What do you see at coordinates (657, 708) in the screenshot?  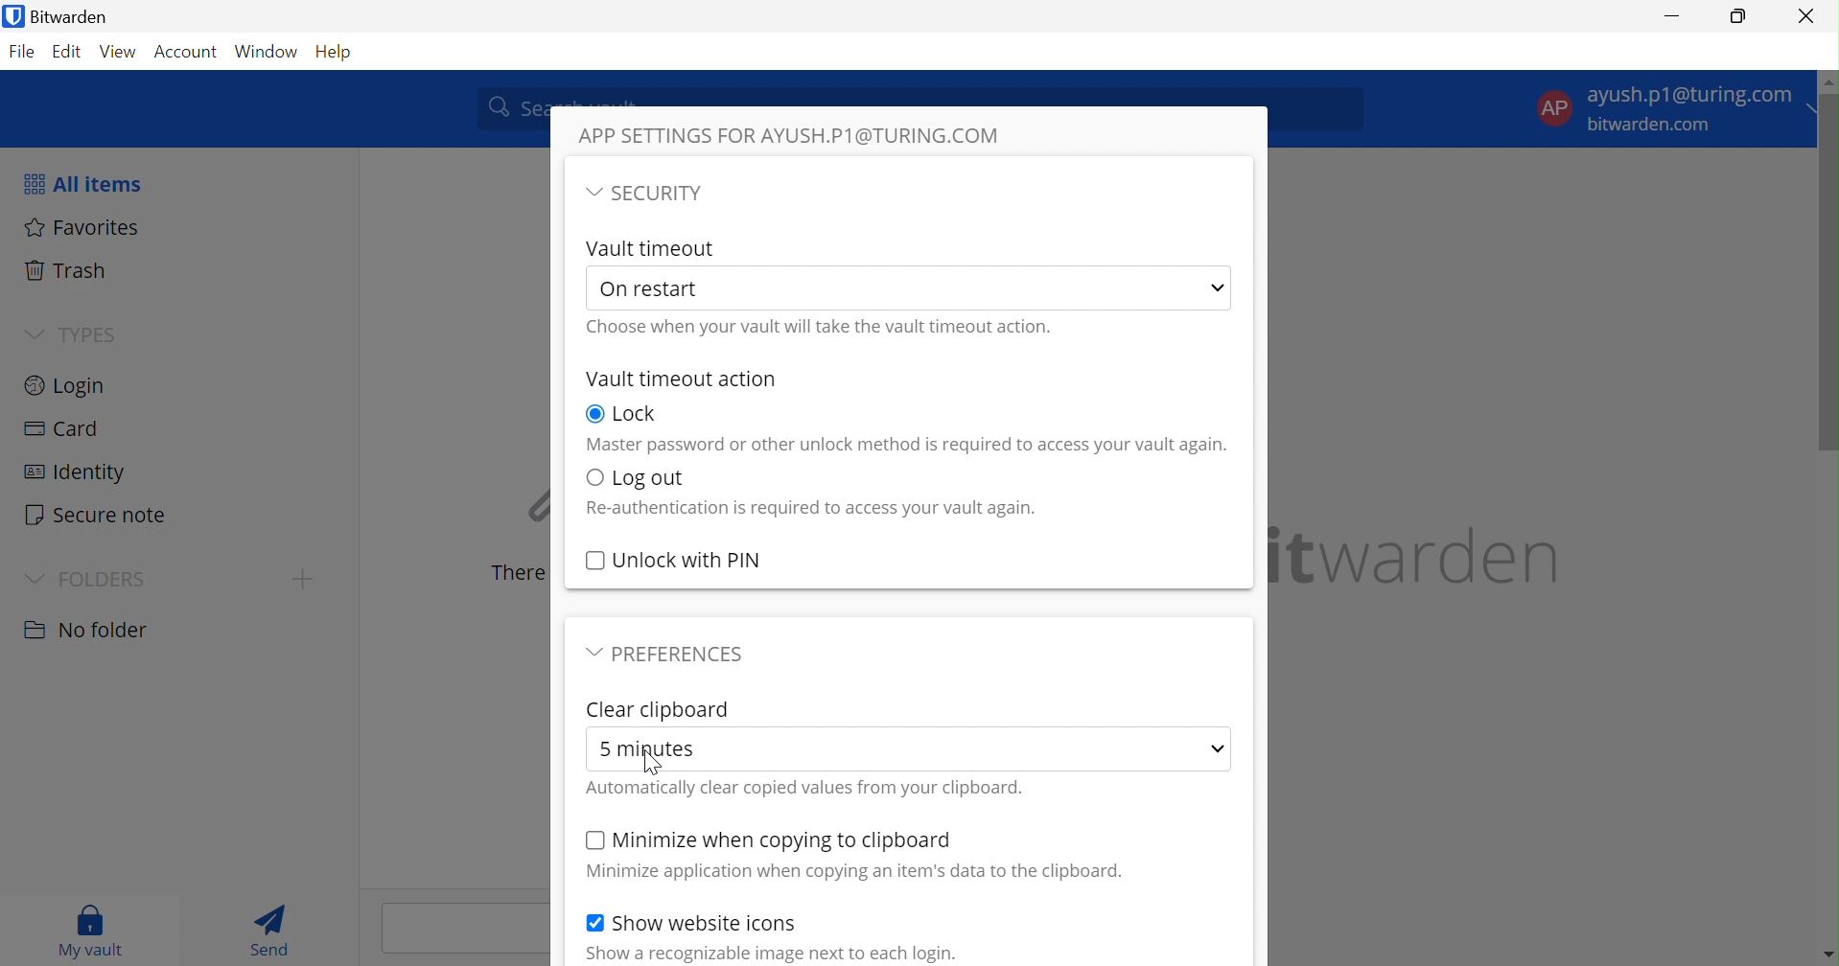 I see `Clear clipboard` at bounding box center [657, 708].